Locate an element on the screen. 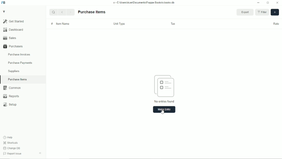  item name is located at coordinates (62, 24).